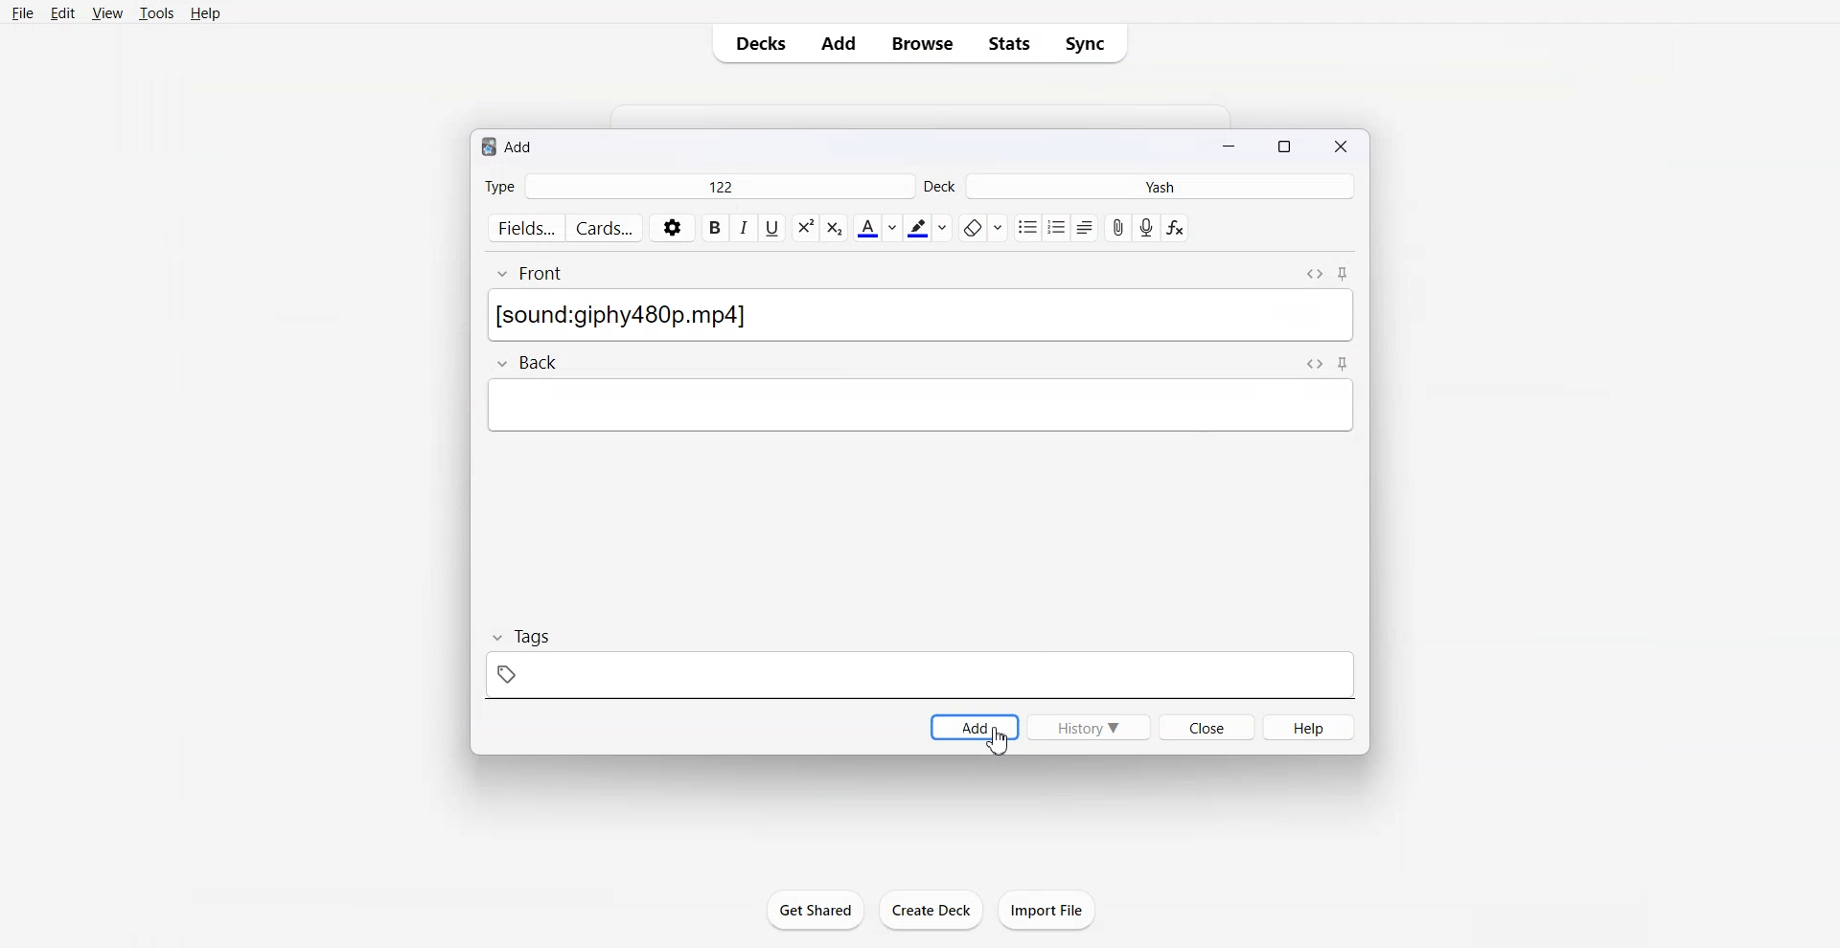 This screenshot has width=1840, height=948. I want to click on Subscript, so click(805, 228).